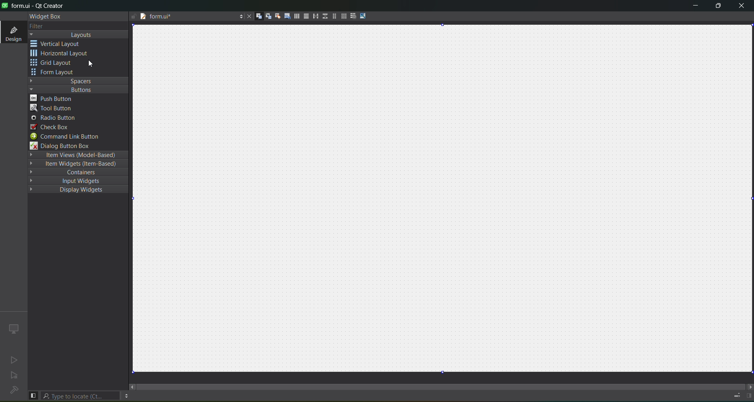 This screenshot has width=754, height=402. What do you see at coordinates (77, 165) in the screenshot?
I see `item widgets` at bounding box center [77, 165].